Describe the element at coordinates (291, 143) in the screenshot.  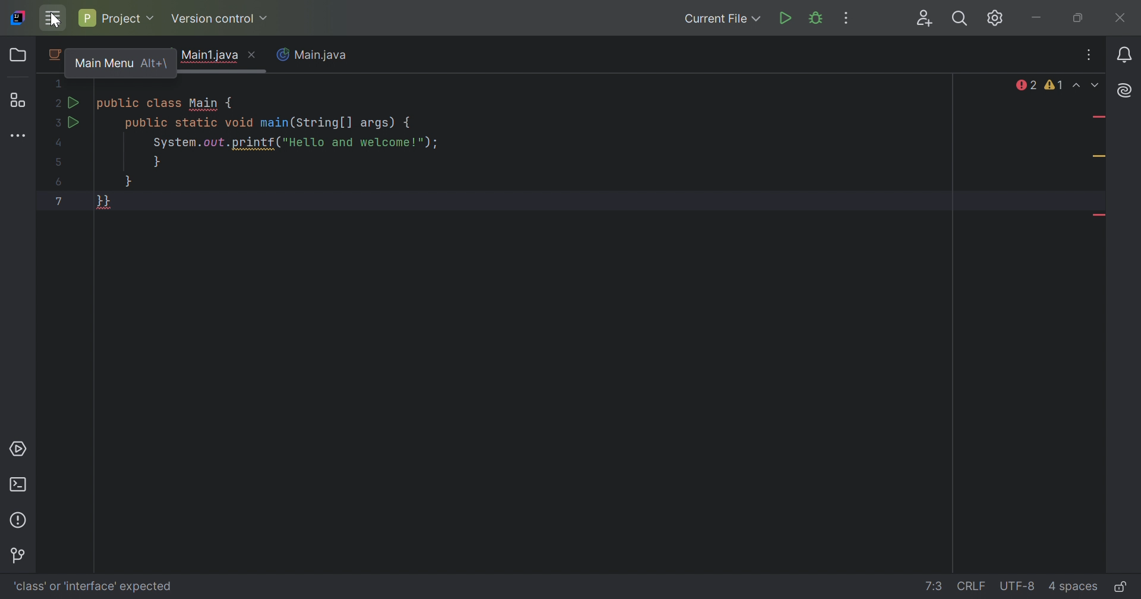
I see `System.out.printf("Hello and welcome!")` at that location.